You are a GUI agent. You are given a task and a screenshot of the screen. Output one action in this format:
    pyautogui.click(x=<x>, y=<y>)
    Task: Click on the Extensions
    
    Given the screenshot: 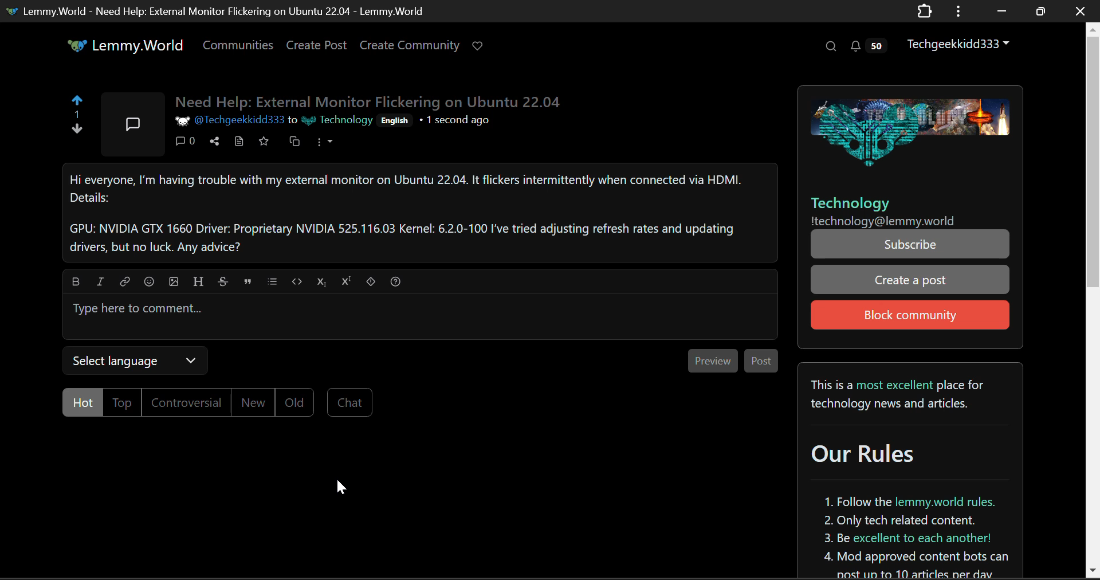 What is the action you would take?
    pyautogui.click(x=925, y=12)
    